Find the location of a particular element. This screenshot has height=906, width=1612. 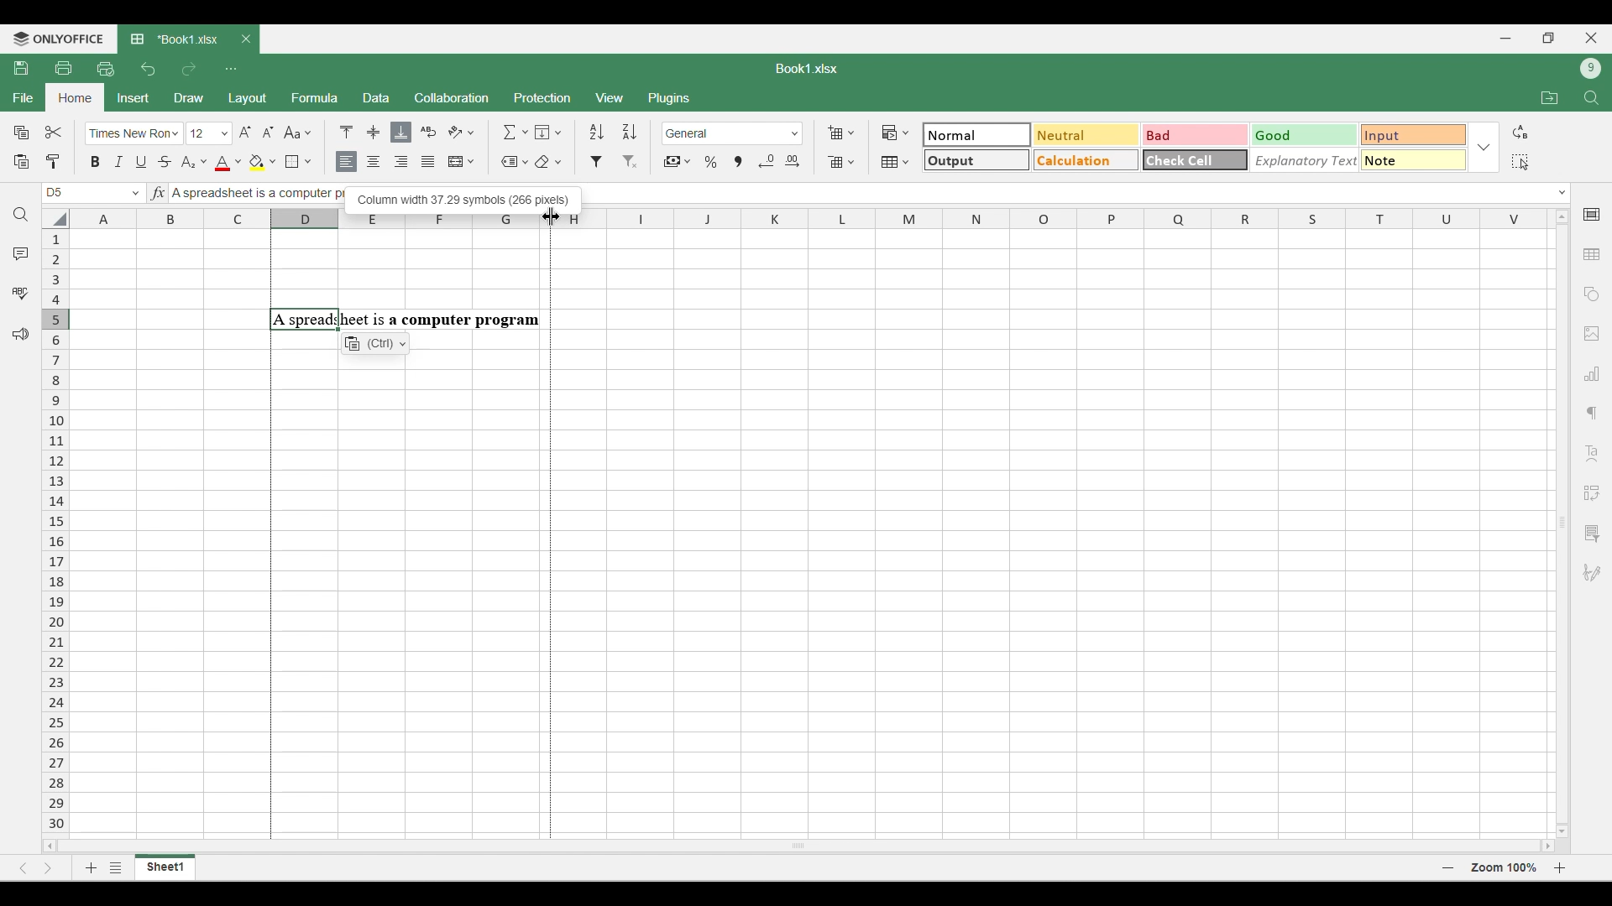

Type in equation is located at coordinates (157, 192).